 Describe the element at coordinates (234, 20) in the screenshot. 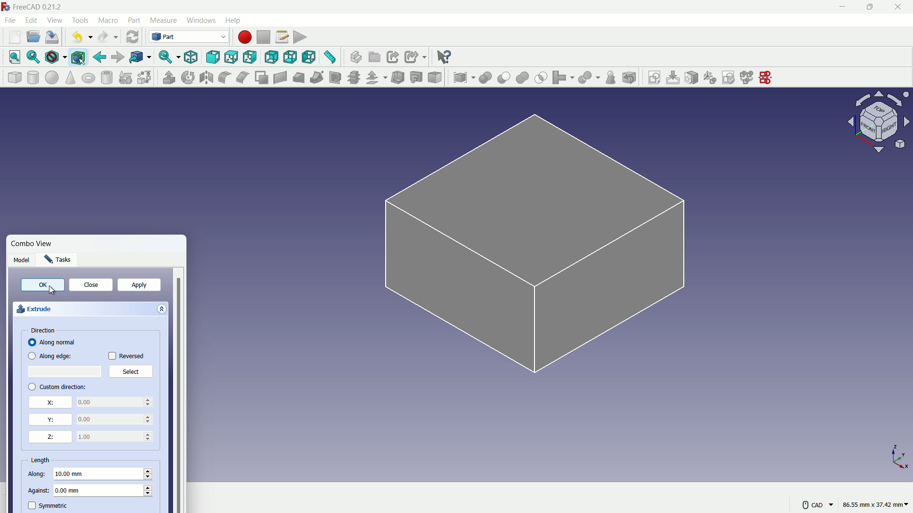

I see `help` at that location.